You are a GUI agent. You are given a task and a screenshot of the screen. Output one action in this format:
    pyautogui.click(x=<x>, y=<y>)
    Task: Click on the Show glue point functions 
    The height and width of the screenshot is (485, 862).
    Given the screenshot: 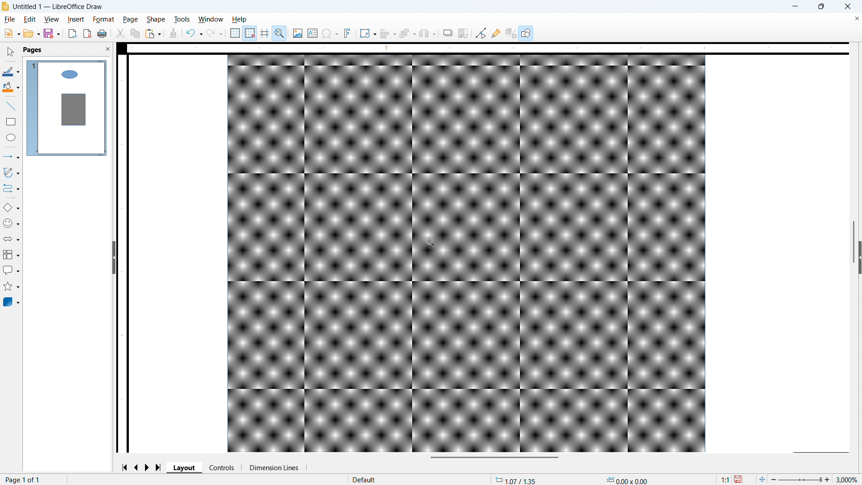 What is the action you would take?
    pyautogui.click(x=496, y=33)
    